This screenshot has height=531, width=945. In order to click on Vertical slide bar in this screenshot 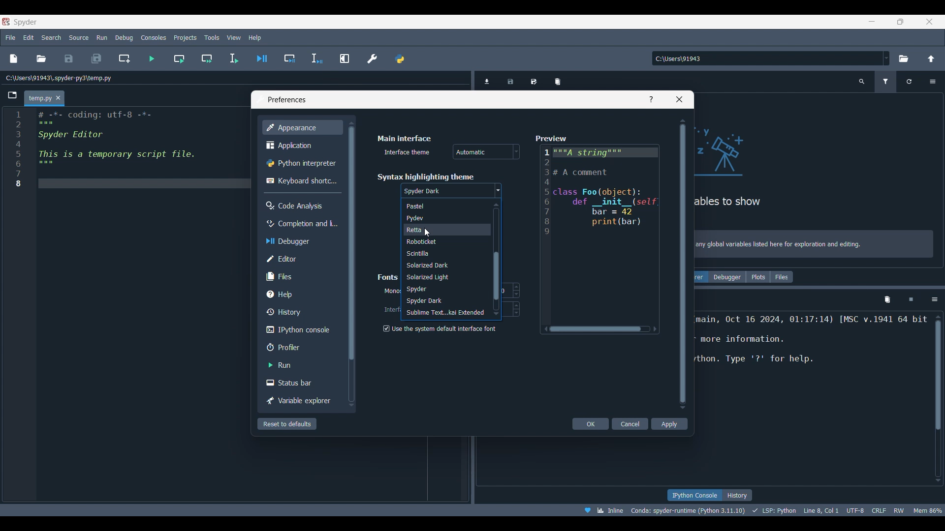, I will do `click(350, 263)`.